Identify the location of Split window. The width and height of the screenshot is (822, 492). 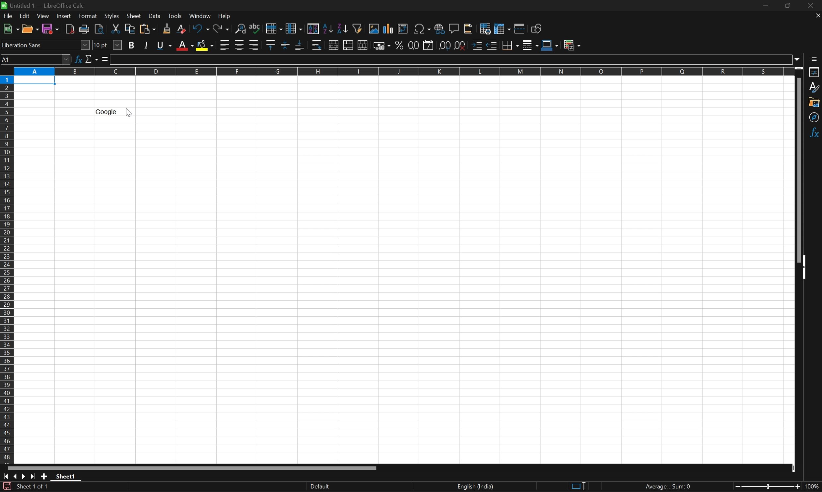
(519, 29).